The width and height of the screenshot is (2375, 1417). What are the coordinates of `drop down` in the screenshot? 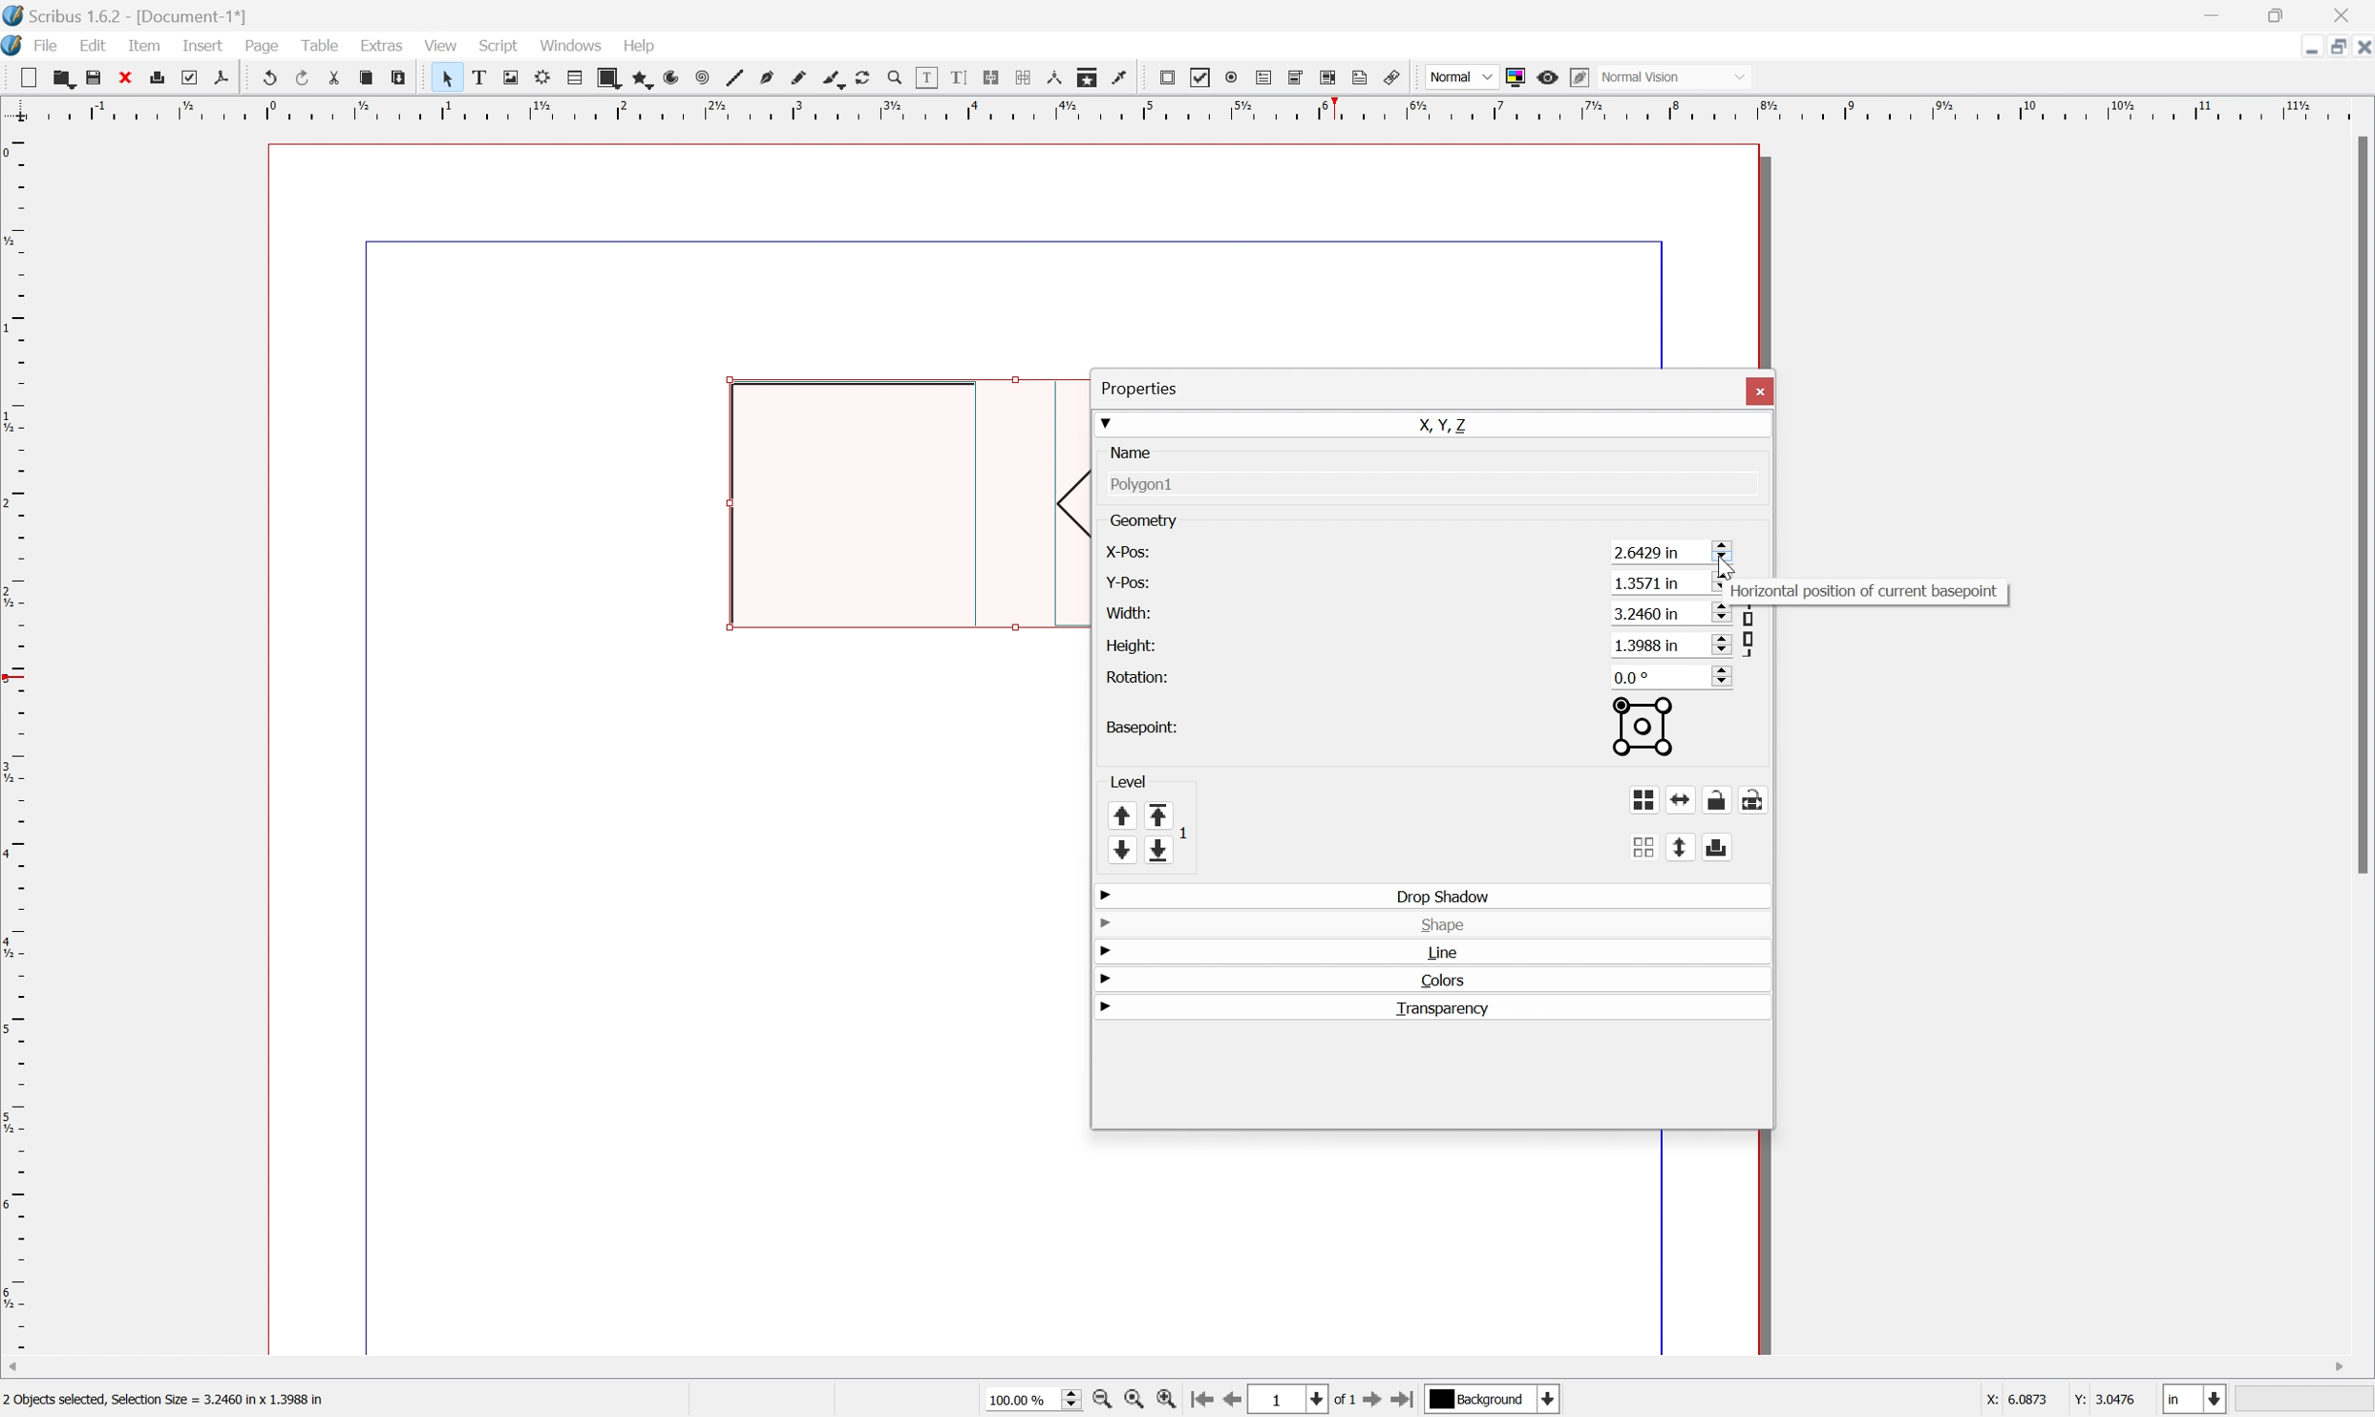 It's located at (1108, 949).